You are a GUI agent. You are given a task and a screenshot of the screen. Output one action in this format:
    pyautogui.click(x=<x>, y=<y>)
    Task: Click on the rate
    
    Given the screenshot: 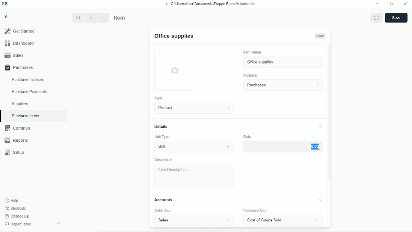 What is the action you would take?
    pyautogui.click(x=247, y=136)
    